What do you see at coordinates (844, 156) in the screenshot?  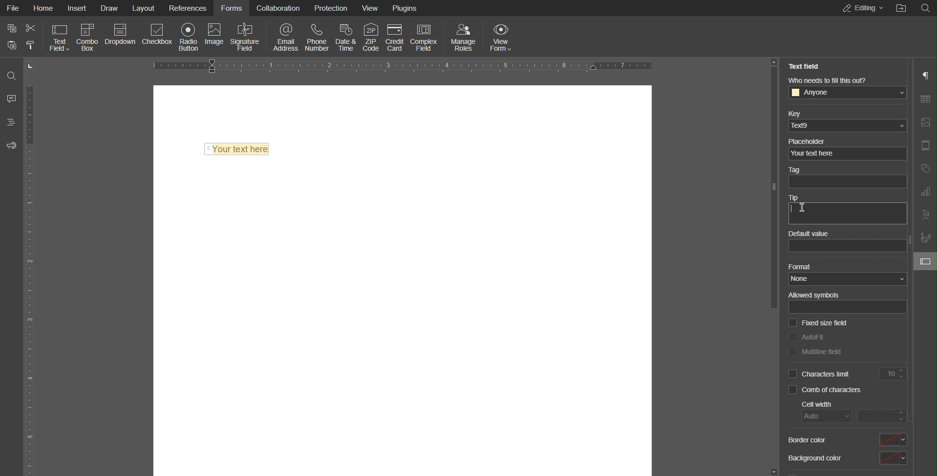 I see `your text here` at bounding box center [844, 156].